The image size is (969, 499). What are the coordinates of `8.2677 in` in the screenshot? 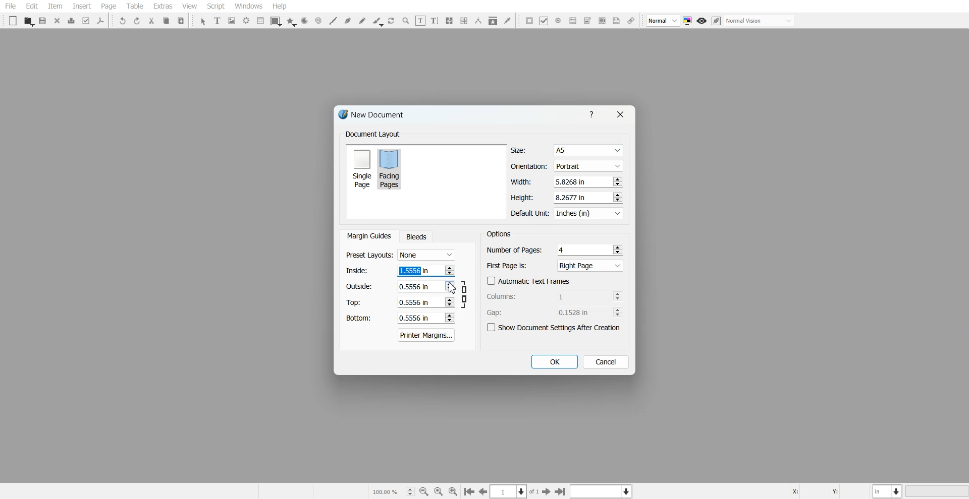 It's located at (573, 197).